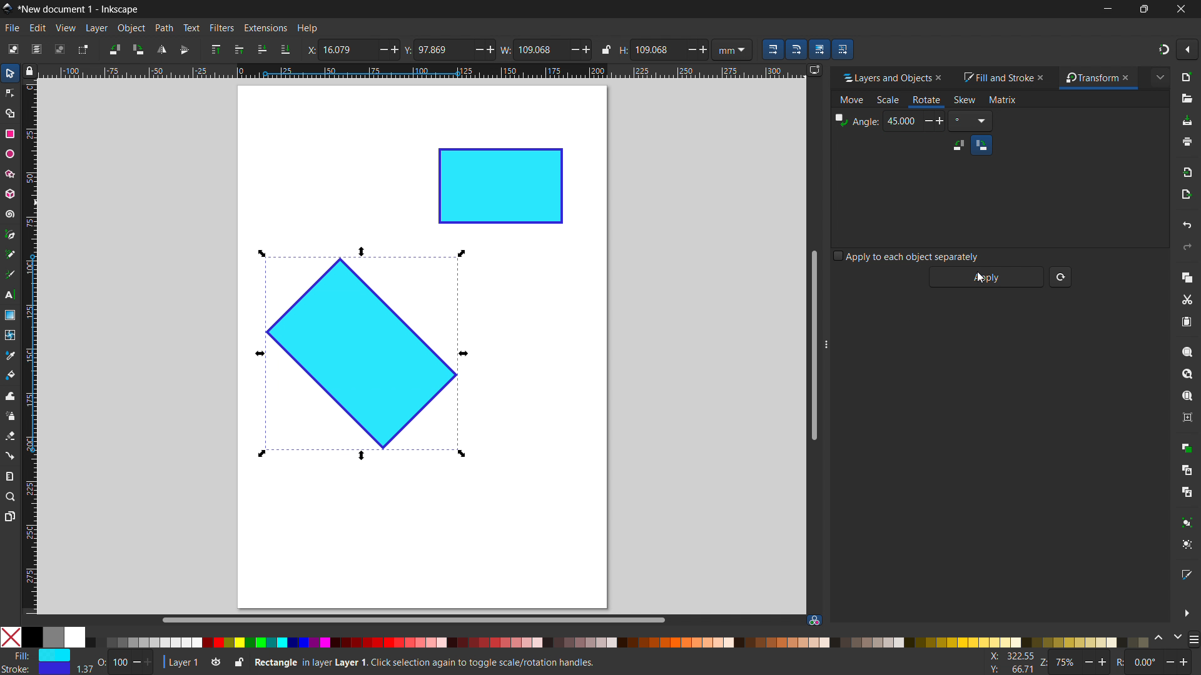 Image resolution: width=1201 pixels, height=675 pixels. I want to click on snapping, so click(1164, 49).